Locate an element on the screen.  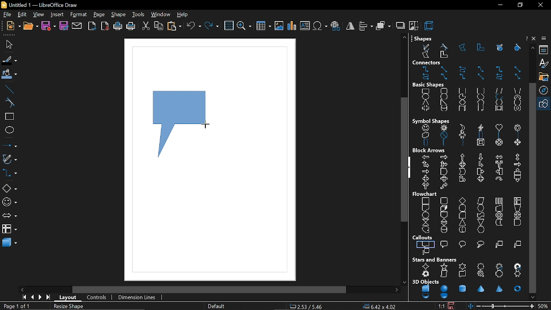
folded corner is located at coordinates (480, 109).